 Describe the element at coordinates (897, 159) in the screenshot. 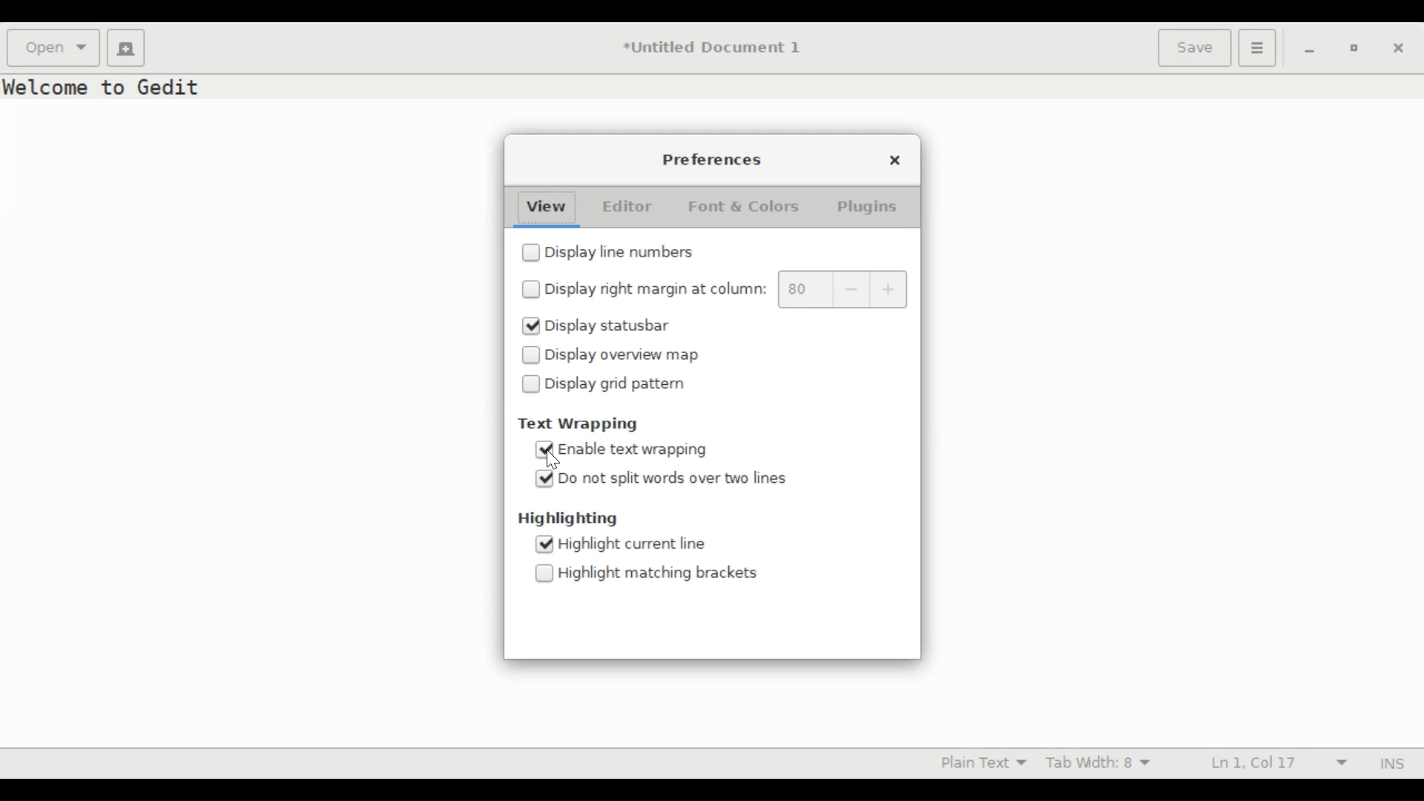

I see `close` at that location.